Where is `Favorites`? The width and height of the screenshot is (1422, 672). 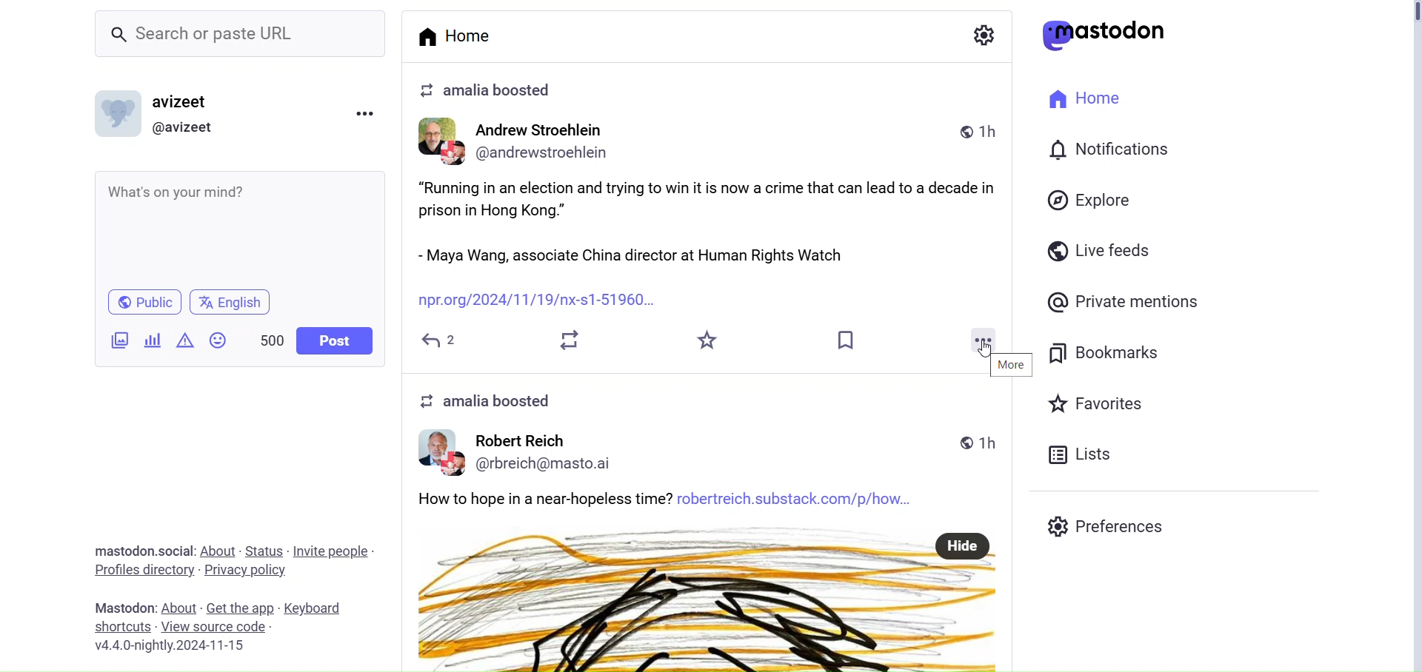
Favorites is located at coordinates (710, 342).